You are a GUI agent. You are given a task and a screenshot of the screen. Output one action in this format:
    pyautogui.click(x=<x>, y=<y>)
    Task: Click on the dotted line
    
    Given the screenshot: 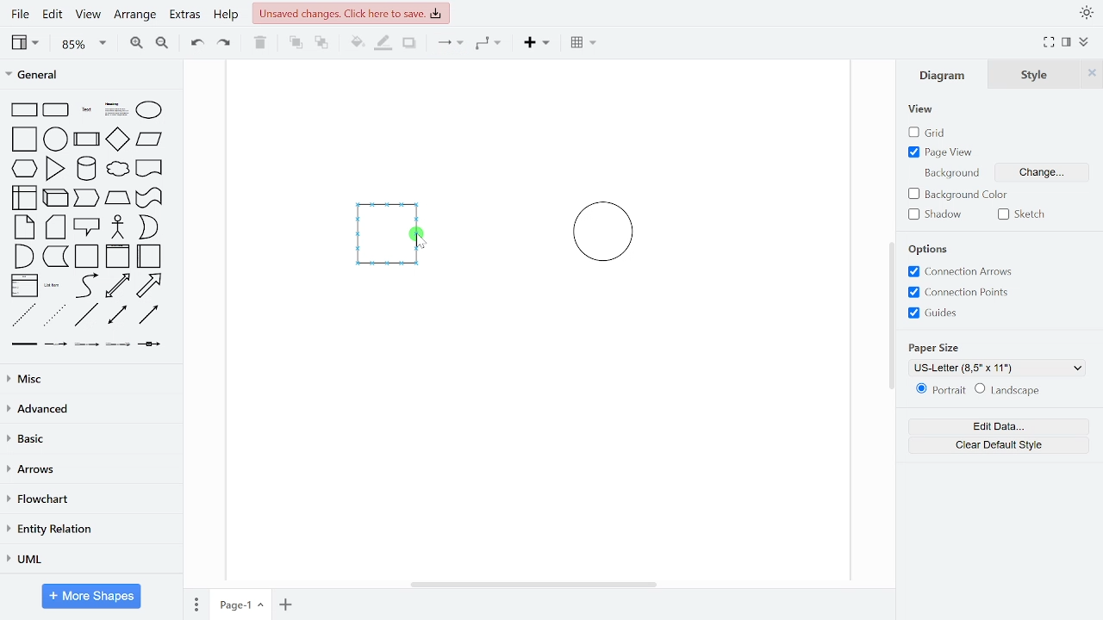 What is the action you would take?
    pyautogui.click(x=54, y=316)
    